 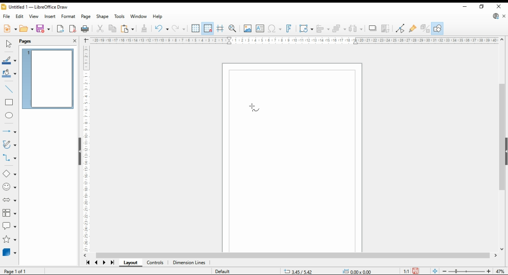 I want to click on arrange, so click(x=339, y=28).